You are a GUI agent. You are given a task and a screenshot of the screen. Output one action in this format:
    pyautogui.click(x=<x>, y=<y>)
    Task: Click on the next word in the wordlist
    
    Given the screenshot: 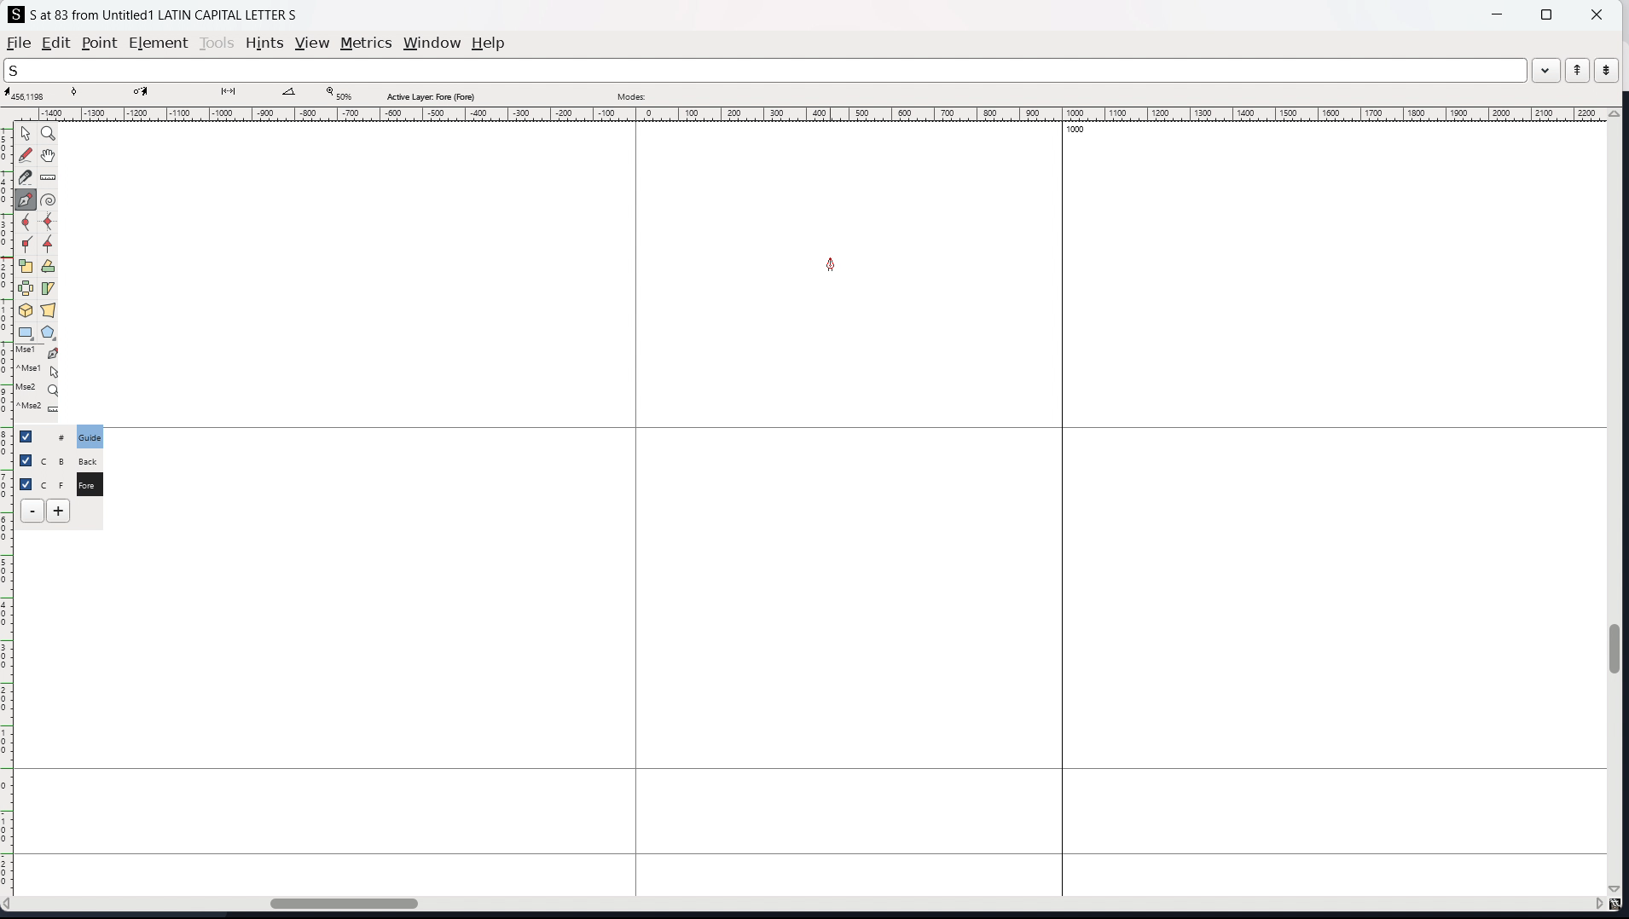 What is the action you would take?
    pyautogui.click(x=1606, y=69)
    